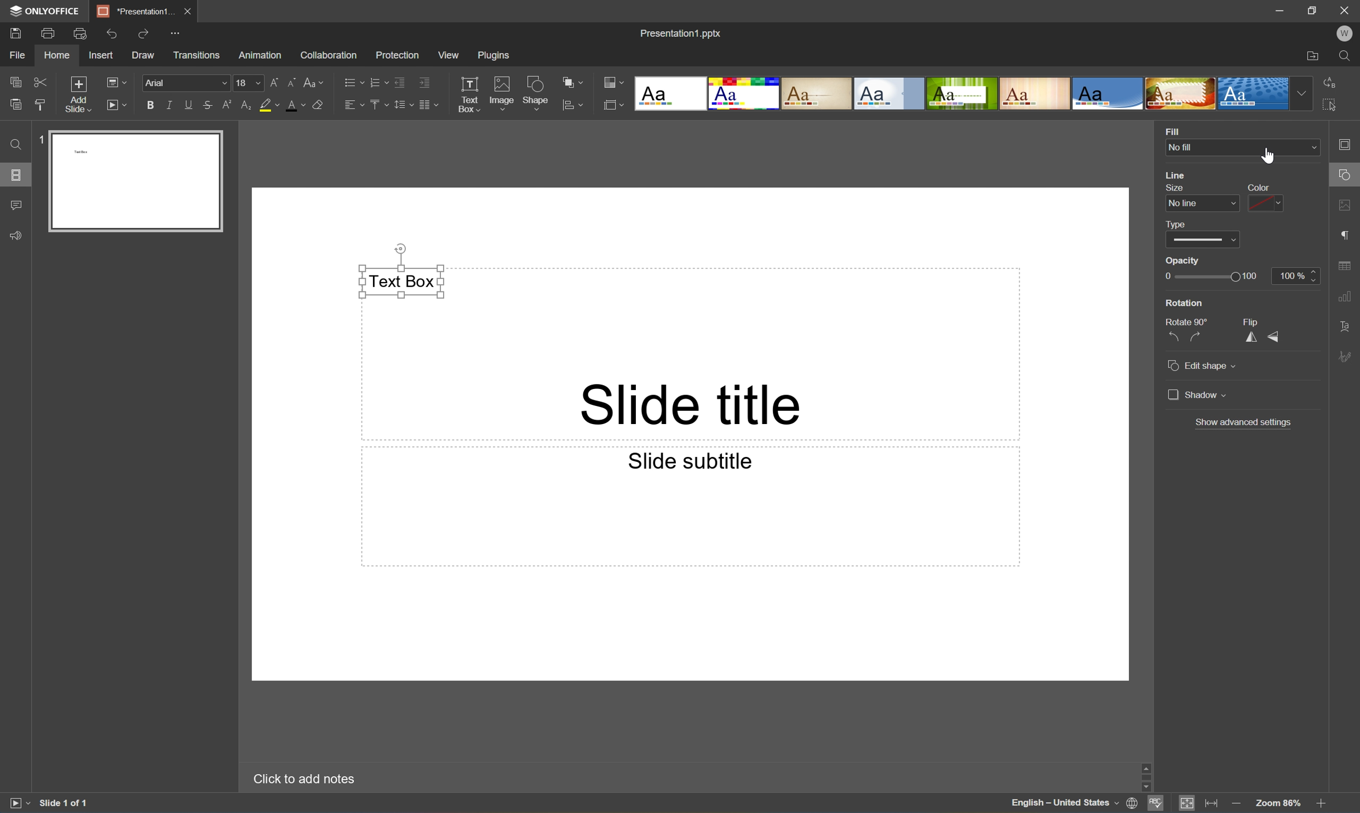  Describe the element at coordinates (495, 55) in the screenshot. I see `Plugins` at that location.